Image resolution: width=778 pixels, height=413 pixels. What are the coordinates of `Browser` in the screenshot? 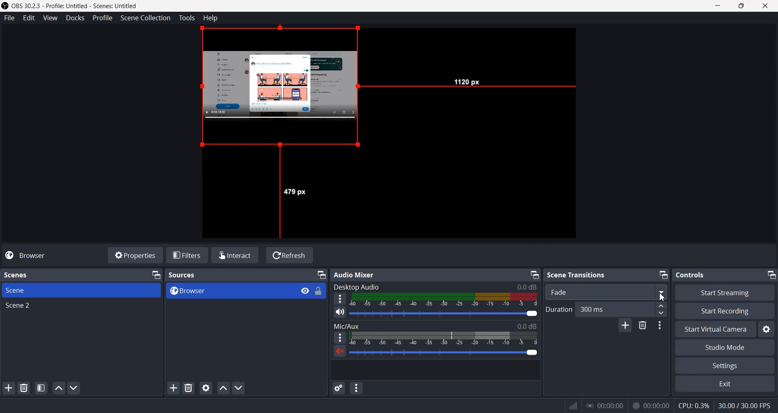 It's located at (32, 256).